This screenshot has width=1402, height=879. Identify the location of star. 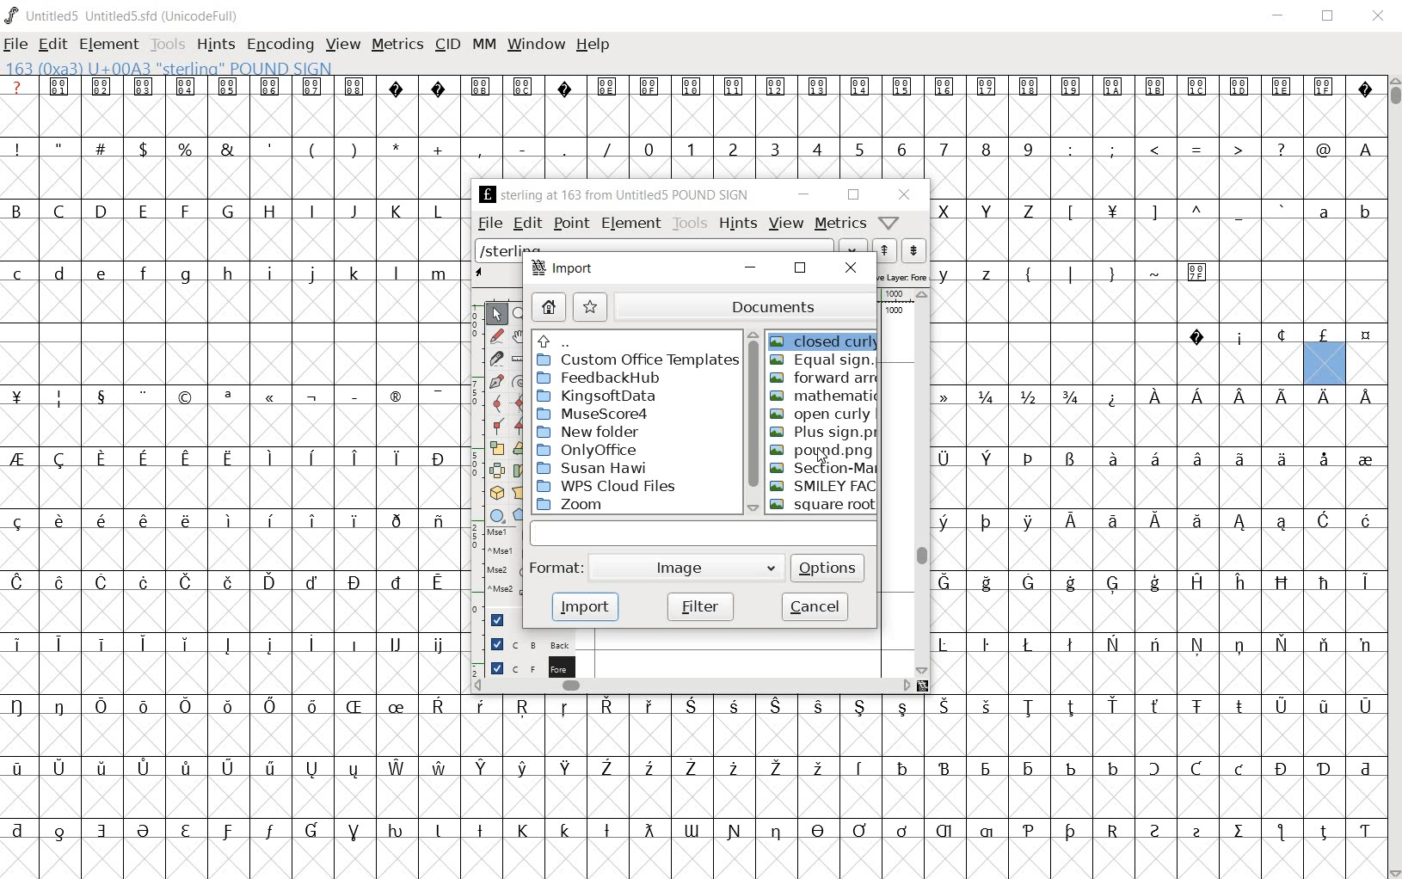
(592, 306).